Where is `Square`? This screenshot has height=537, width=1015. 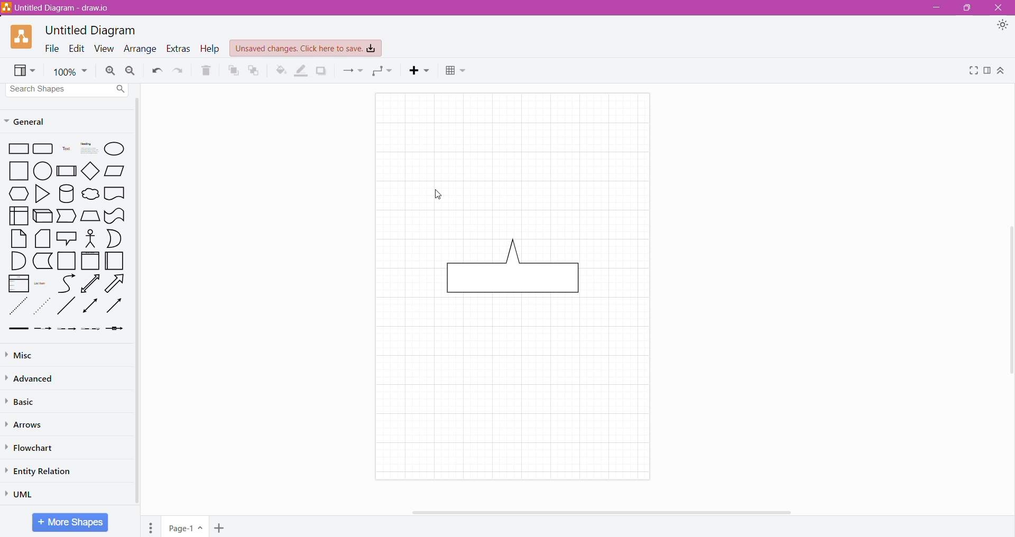 Square is located at coordinates (15, 171).